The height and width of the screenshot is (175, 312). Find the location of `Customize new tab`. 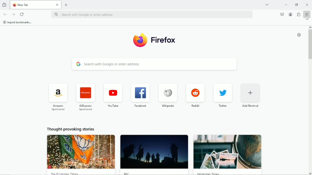

Customize new tab is located at coordinates (299, 35).